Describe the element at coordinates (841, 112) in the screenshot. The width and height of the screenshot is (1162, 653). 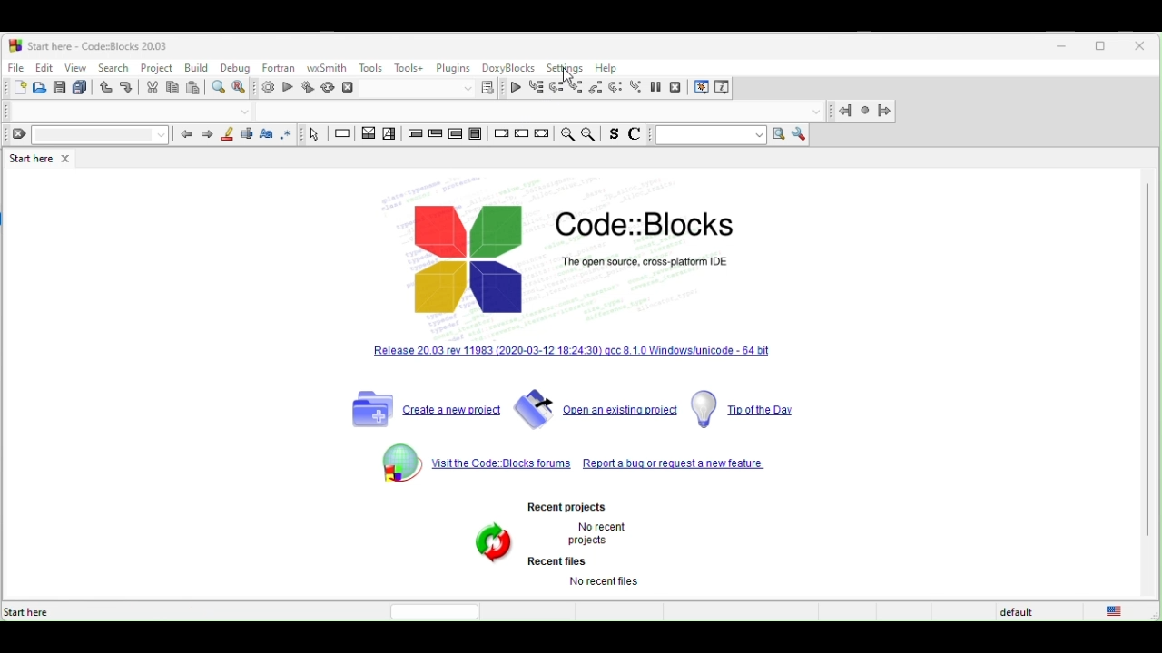
I see `jump back` at that location.